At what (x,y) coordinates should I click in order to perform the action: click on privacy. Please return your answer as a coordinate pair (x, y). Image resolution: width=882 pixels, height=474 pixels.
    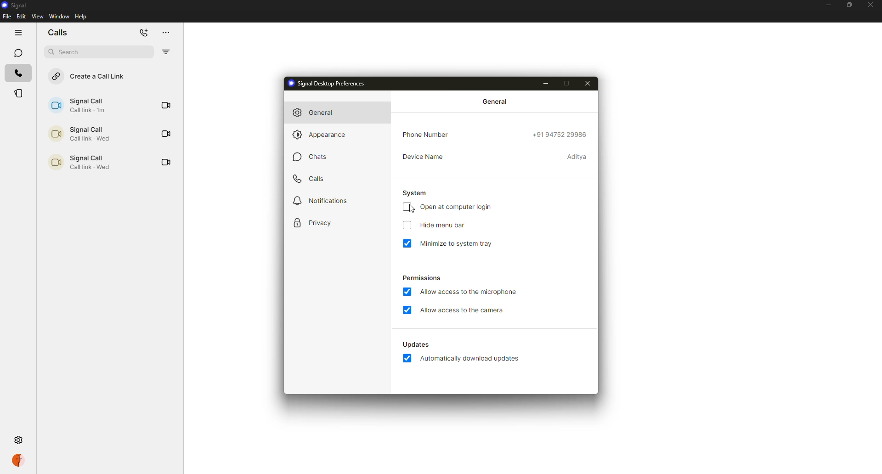
    Looking at the image, I should click on (315, 222).